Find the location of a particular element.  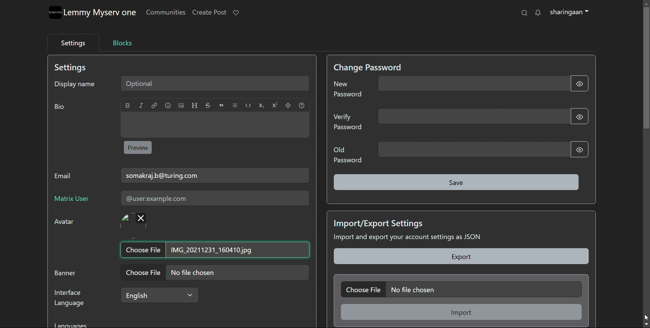

save is located at coordinates (457, 182).